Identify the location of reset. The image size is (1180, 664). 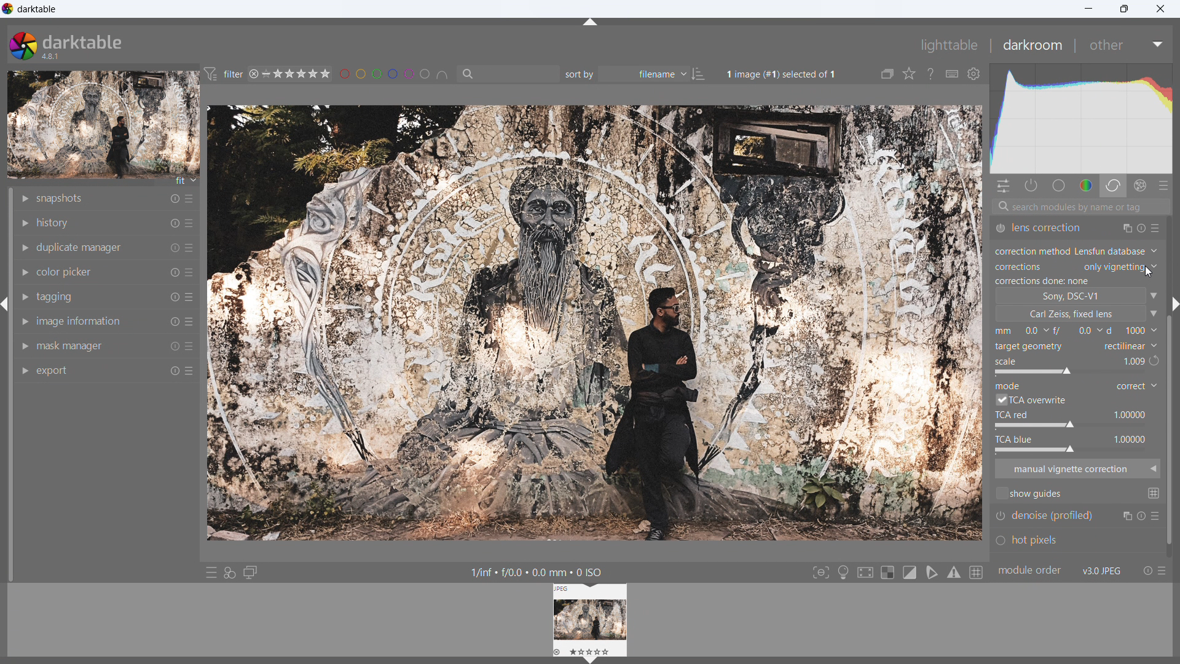
(175, 198).